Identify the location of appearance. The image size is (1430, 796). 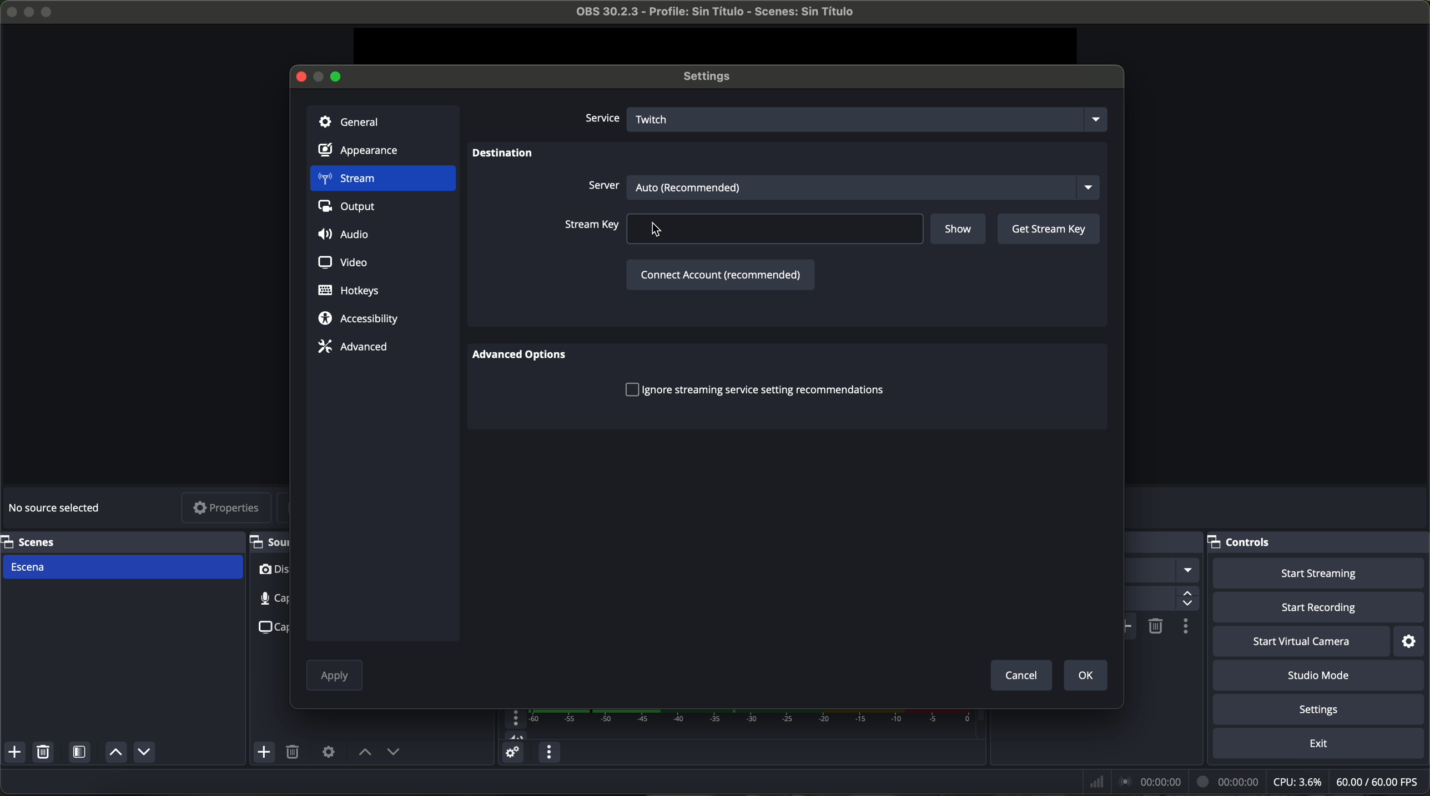
(365, 153).